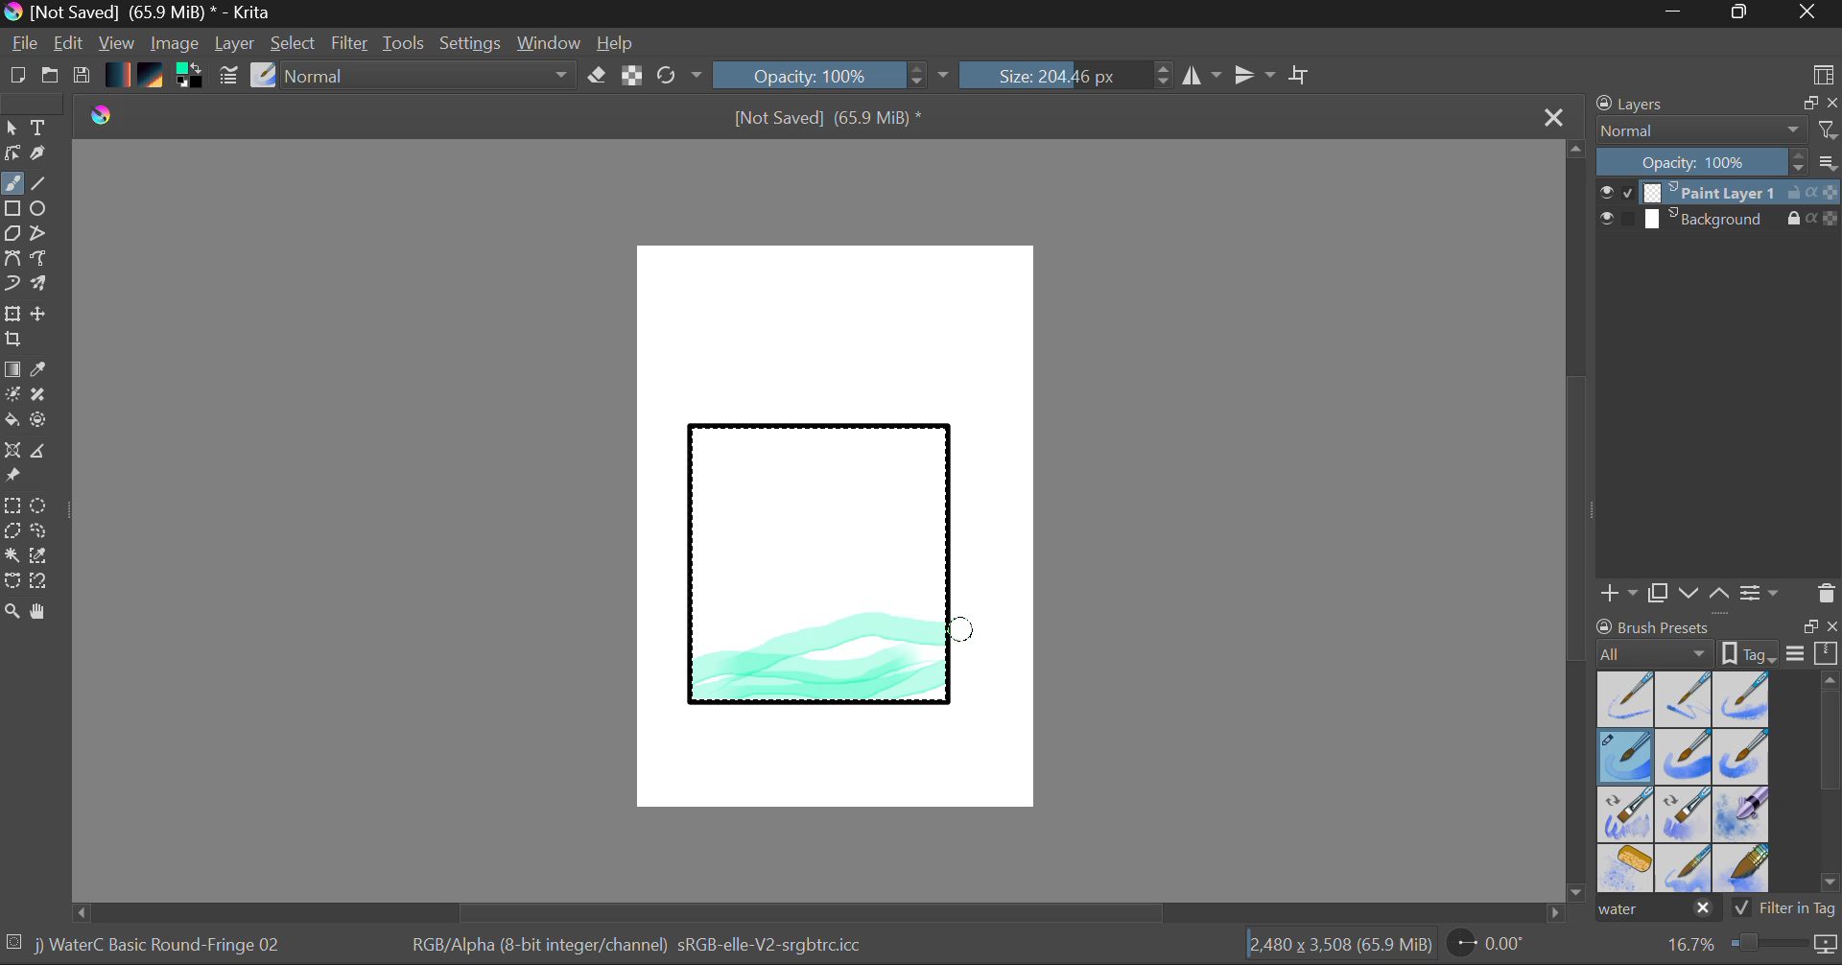 Image resolution: width=1842 pixels, height=965 pixels. What do you see at coordinates (1714, 102) in the screenshot?
I see `Layers Docket Tab` at bounding box center [1714, 102].